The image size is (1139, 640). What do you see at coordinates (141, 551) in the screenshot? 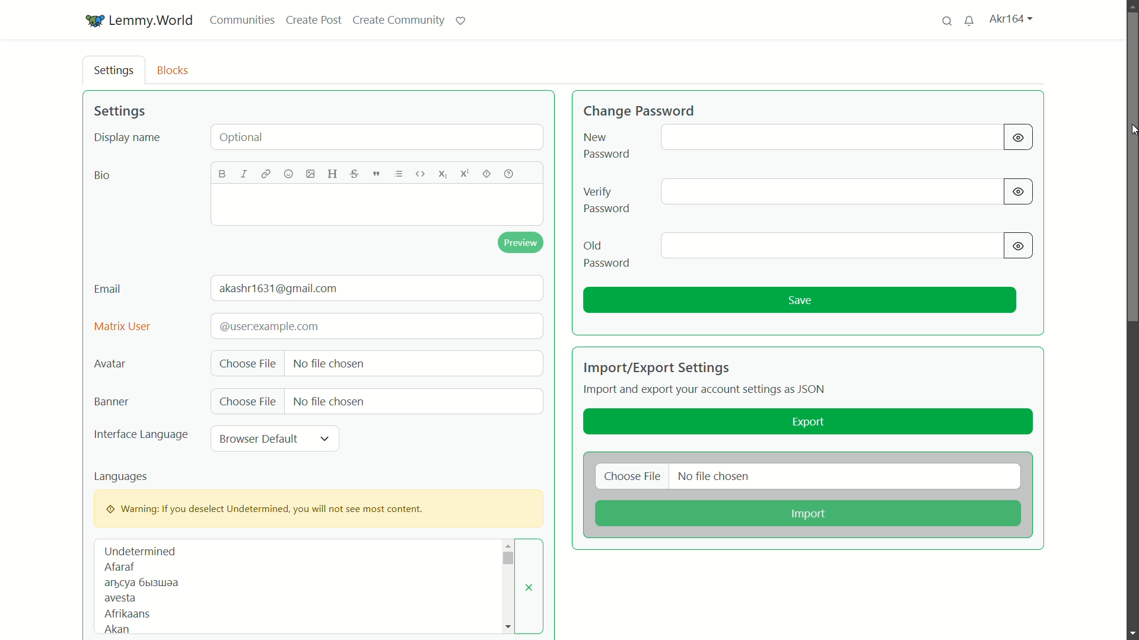
I see `undetermined` at bounding box center [141, 551].